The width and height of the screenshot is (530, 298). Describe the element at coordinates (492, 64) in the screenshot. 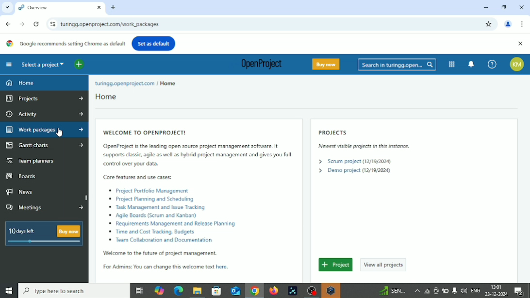

I see `Help` at that location.